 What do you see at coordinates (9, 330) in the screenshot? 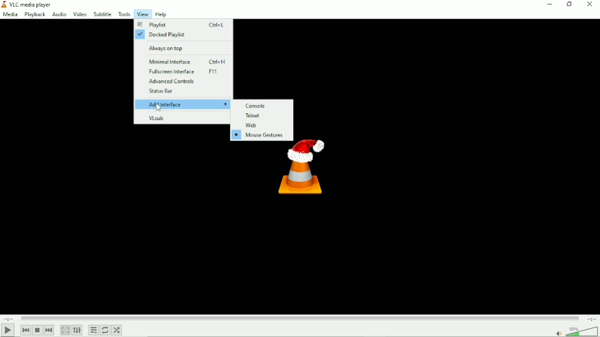
I see `Play` at bounding box center [9, 330].